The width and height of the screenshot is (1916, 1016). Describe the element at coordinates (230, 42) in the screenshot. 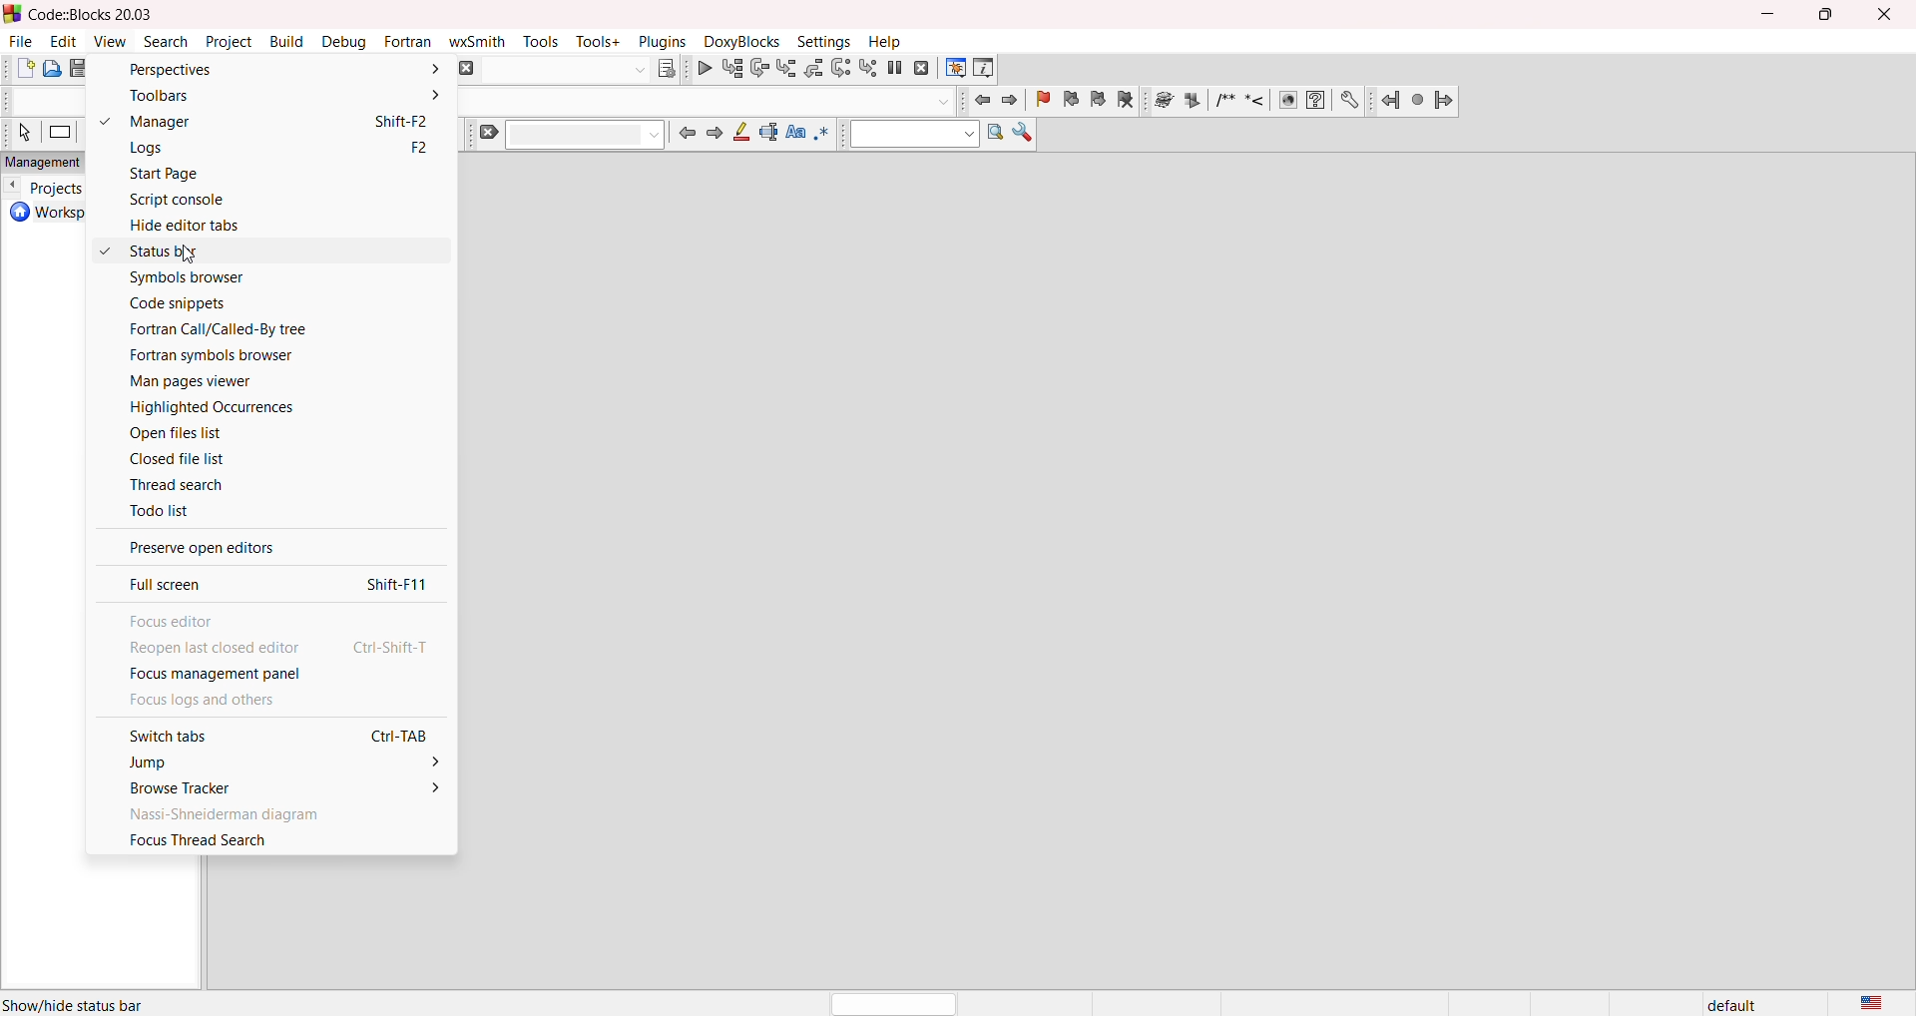

I see `project` at that location.